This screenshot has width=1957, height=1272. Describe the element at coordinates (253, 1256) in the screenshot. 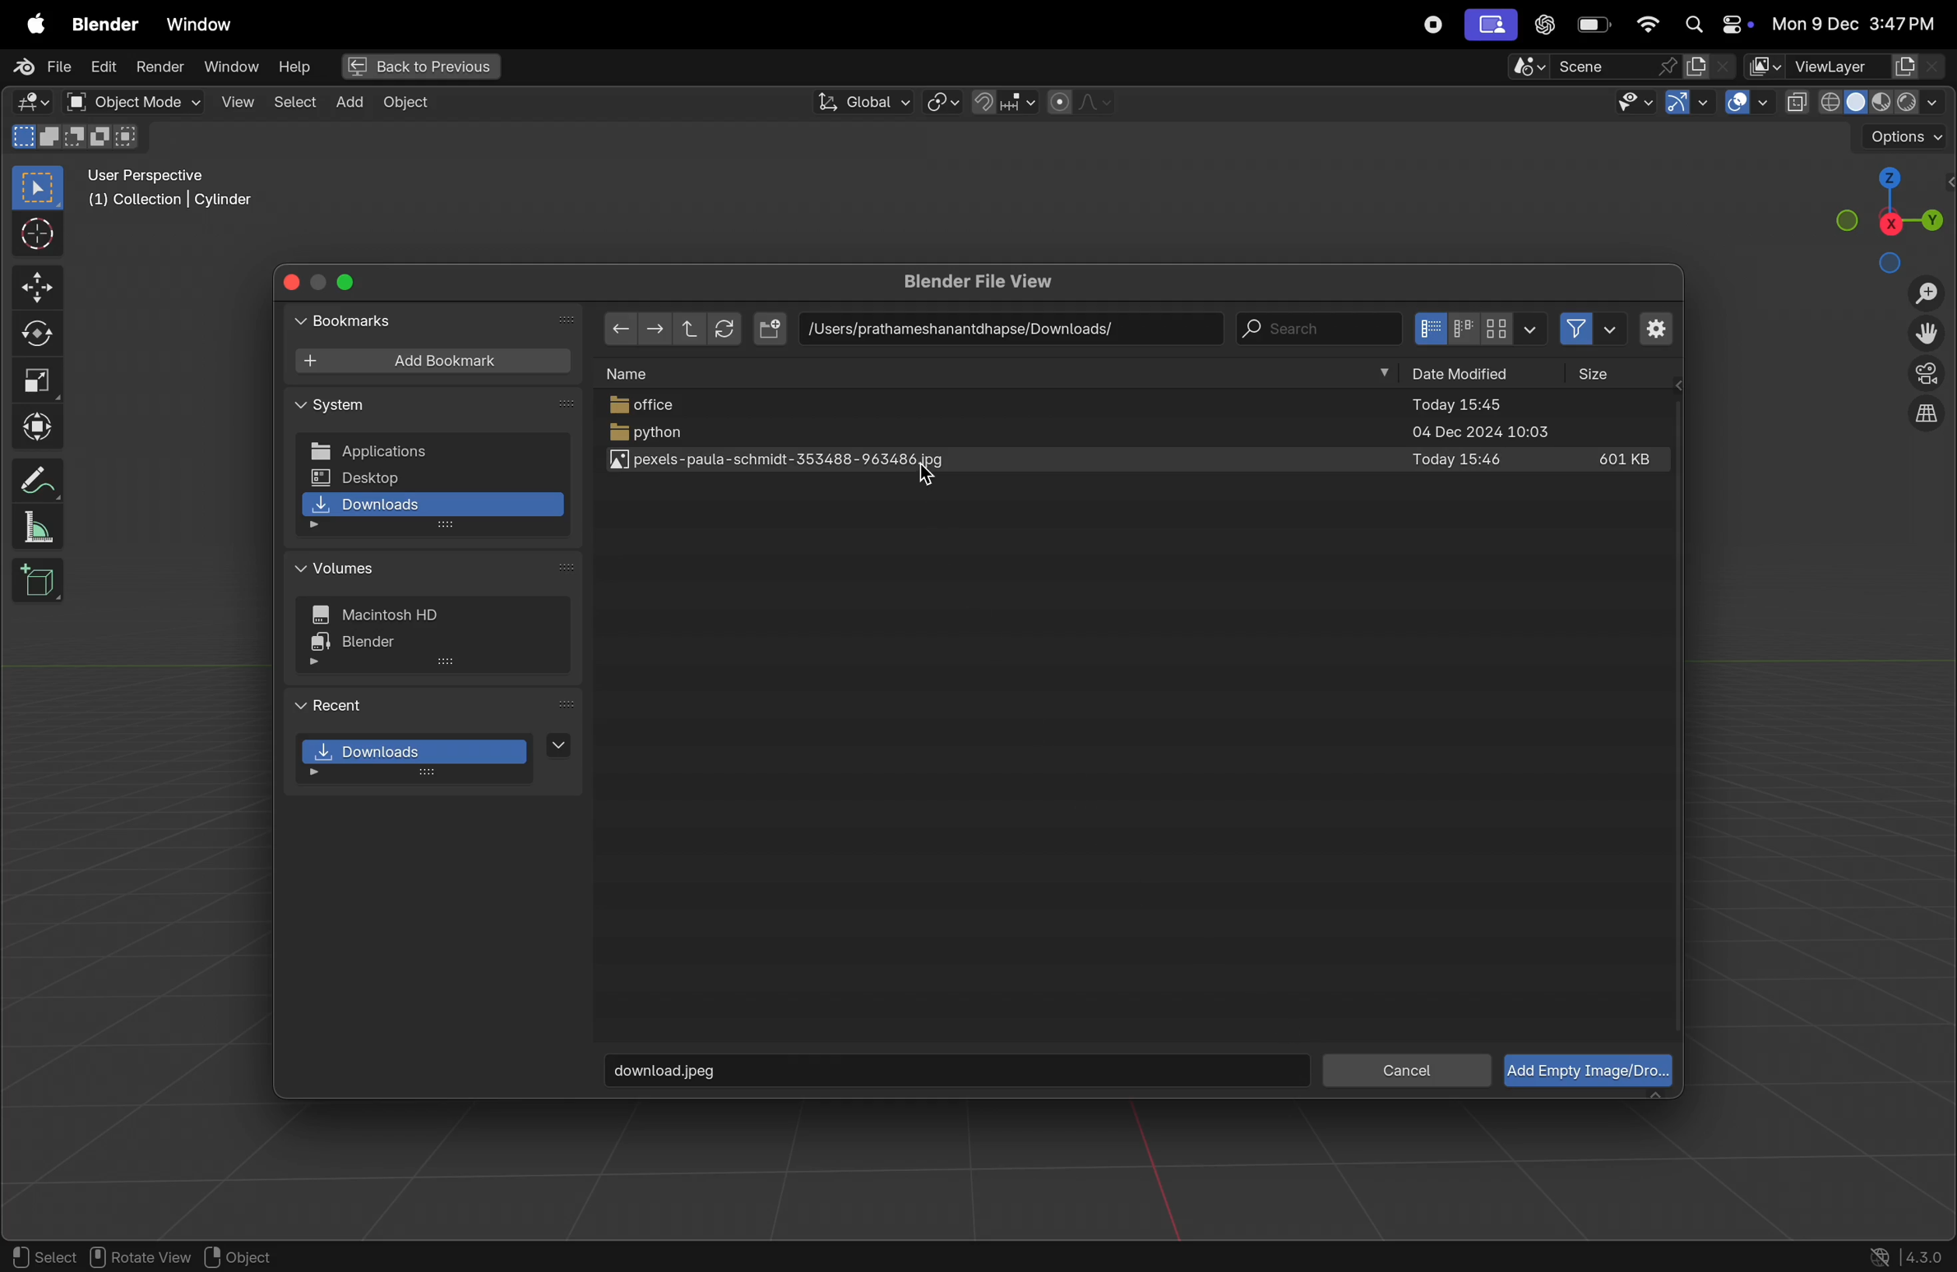

I see `object` at that location.